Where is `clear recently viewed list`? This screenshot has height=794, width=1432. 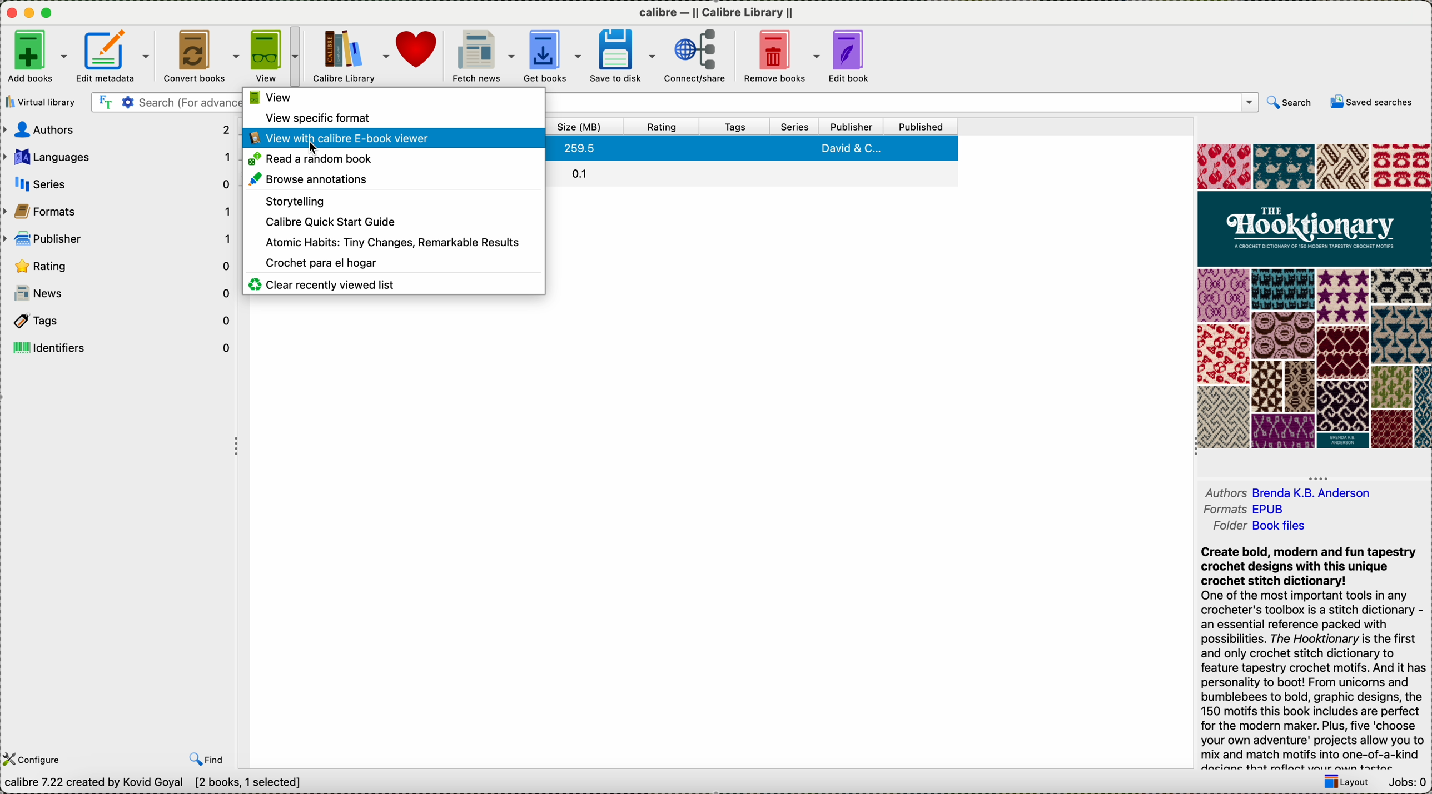 clear recently viewed list is located at coordinates (322, 284).